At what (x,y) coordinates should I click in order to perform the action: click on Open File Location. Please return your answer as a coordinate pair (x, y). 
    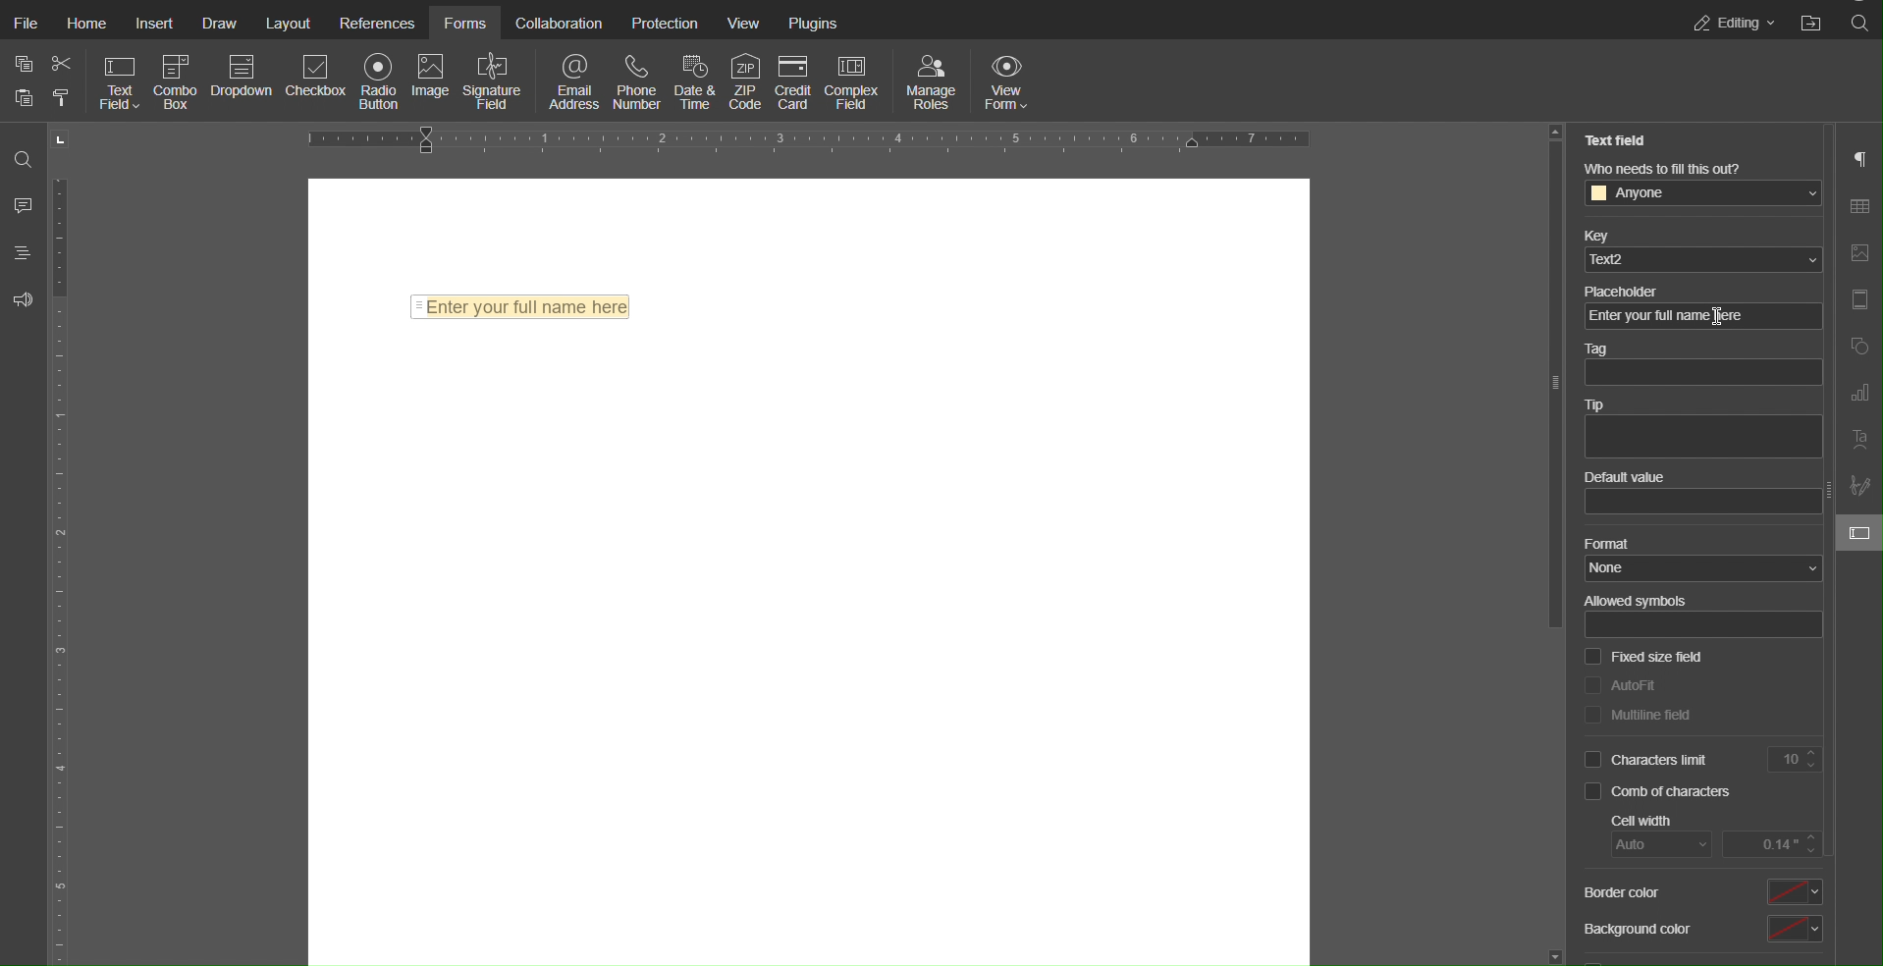
    Looking at the image, I should click on (1812, 21).